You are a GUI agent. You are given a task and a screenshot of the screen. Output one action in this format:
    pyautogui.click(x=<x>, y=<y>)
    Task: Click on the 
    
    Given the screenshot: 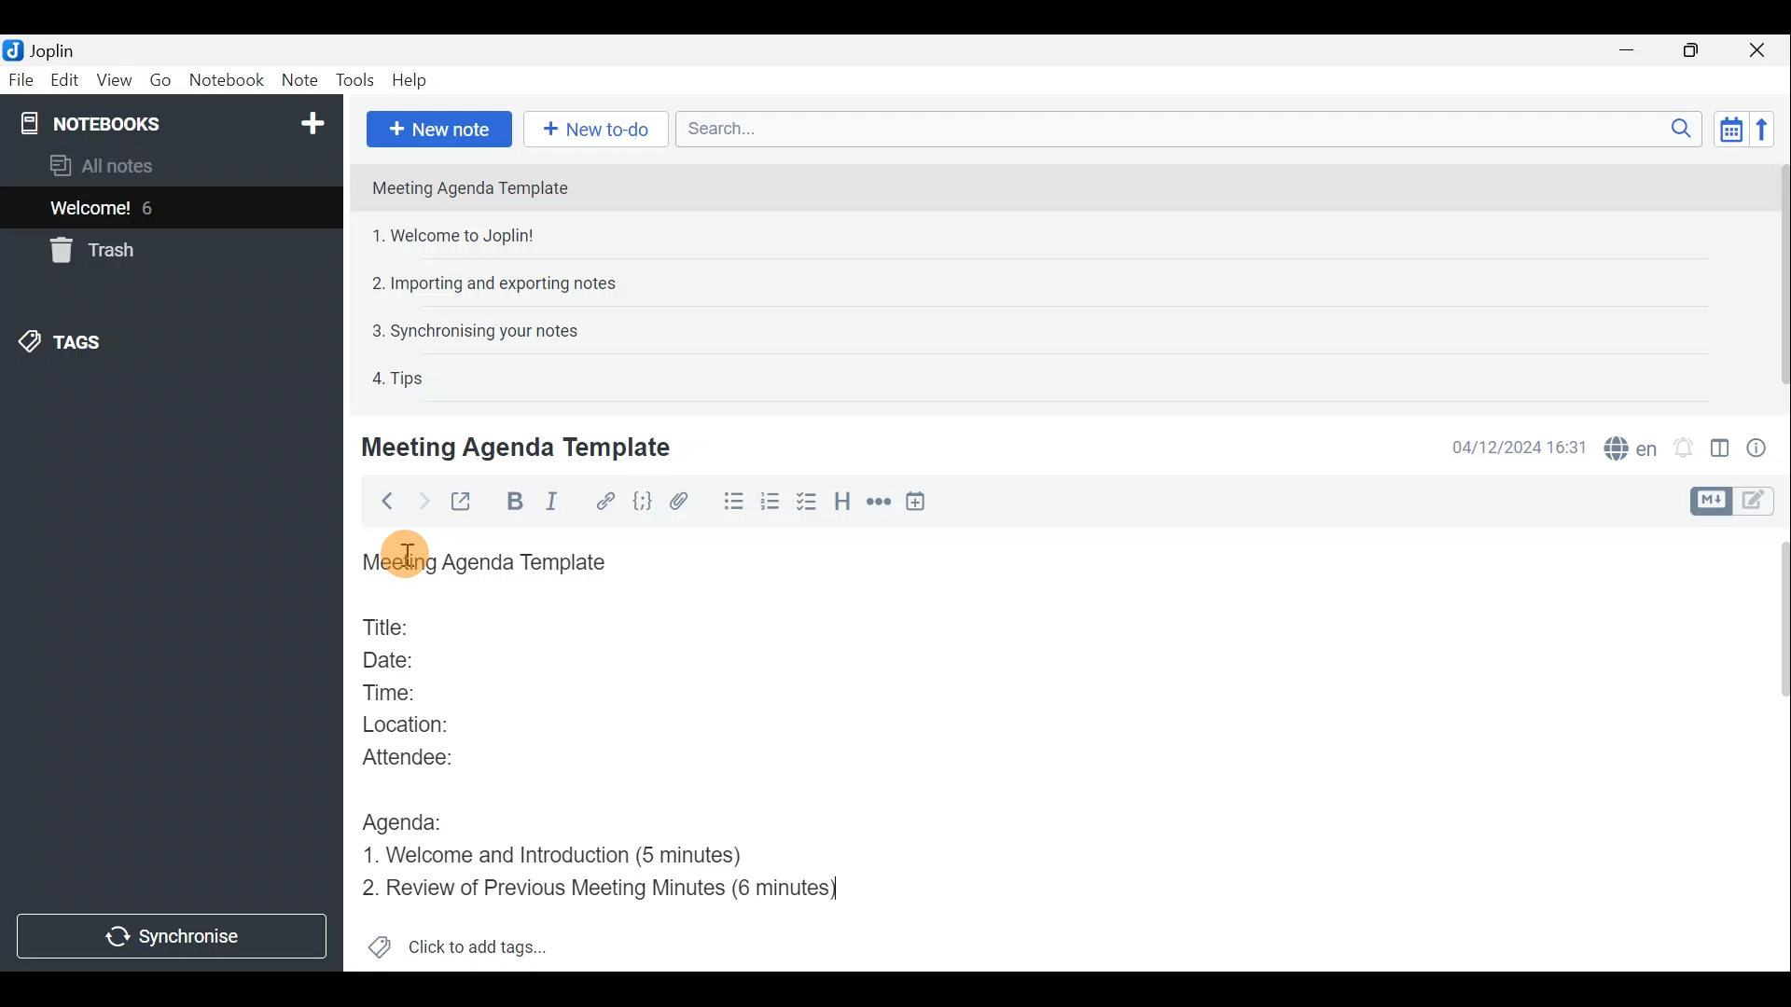 What is the action you would take?
    pyautogui.click(x=407, y=559)
    